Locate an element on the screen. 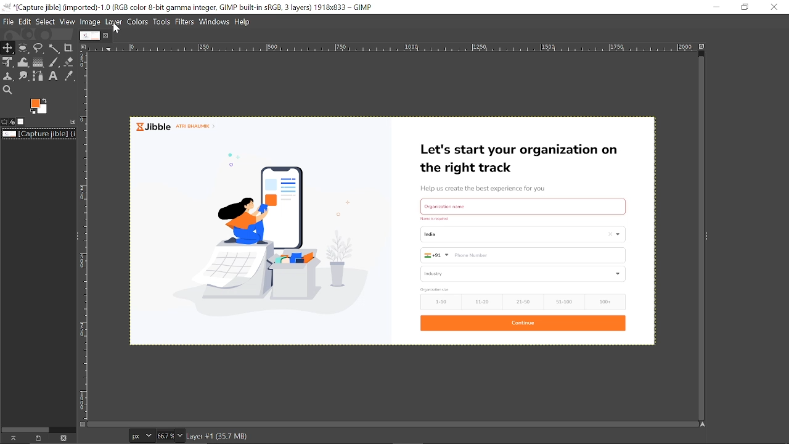 The height and width of the screenshot is (444, 789). Zoom image when window size changes is located at coordinates (703, 48).